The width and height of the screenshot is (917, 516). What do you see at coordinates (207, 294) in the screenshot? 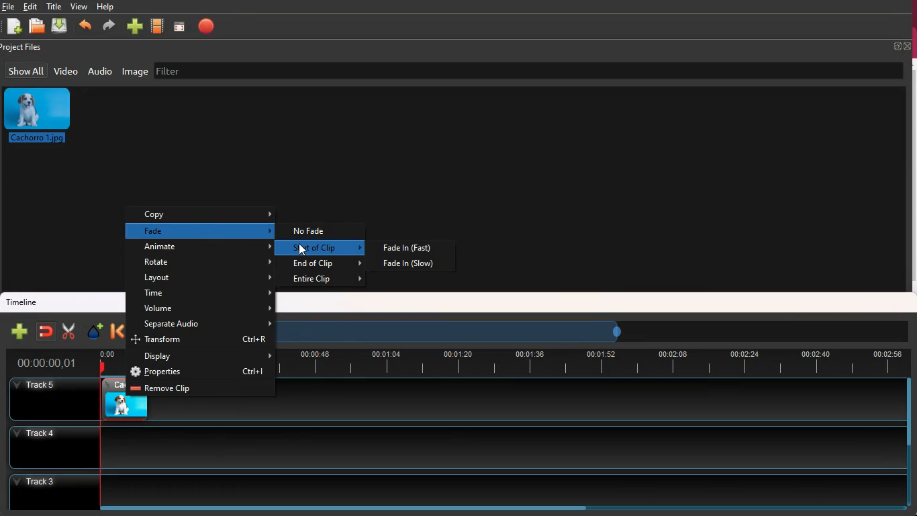
I see `time` at bounding box center [207, 294].